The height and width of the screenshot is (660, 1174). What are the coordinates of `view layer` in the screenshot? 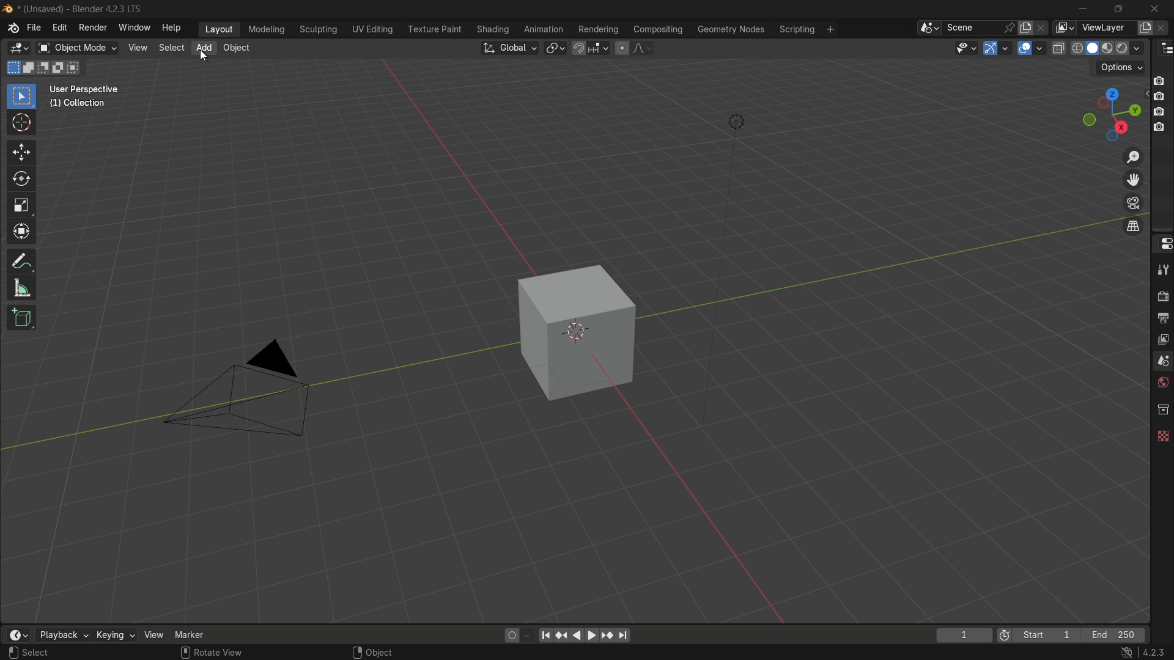 It's located at (1162, 339).